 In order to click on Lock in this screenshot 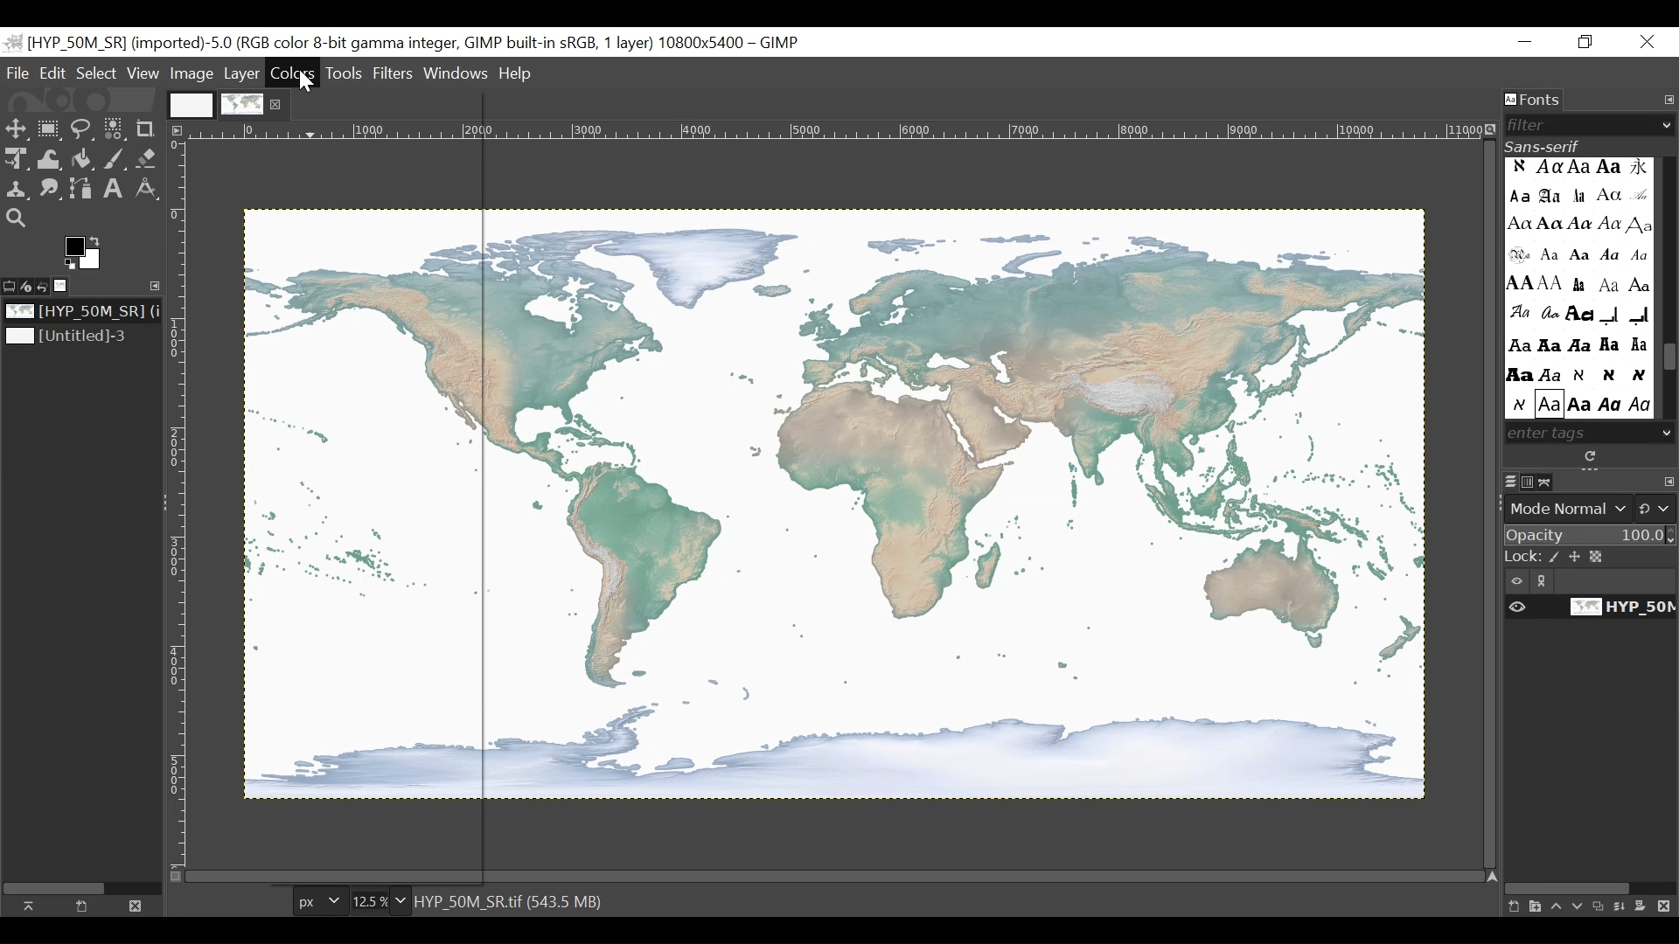, I will do `click(1592, 558)`.